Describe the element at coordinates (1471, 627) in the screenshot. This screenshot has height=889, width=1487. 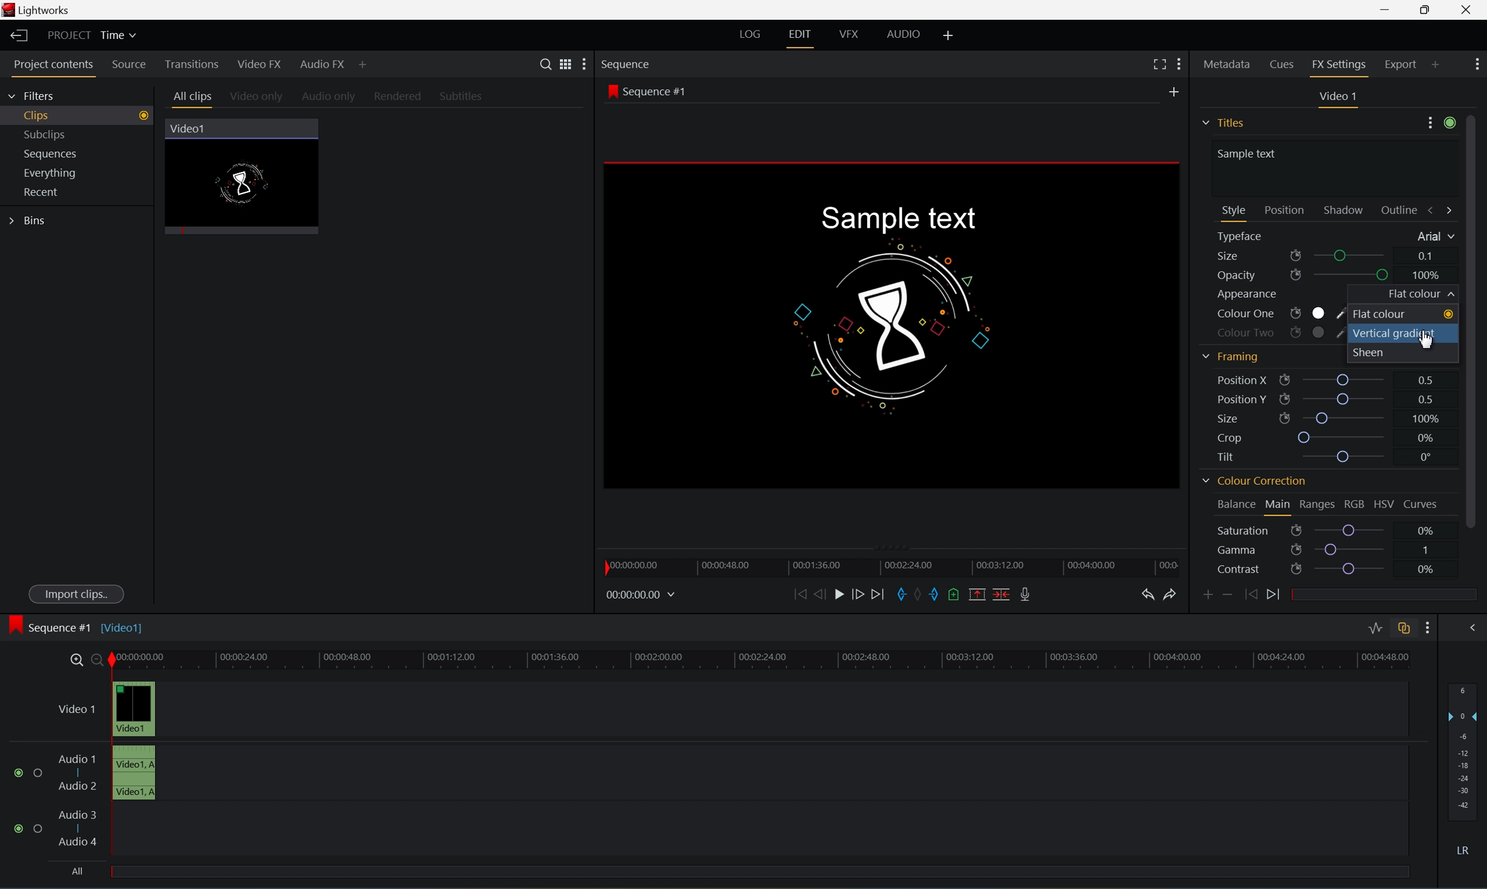
I see `slide` at that location.